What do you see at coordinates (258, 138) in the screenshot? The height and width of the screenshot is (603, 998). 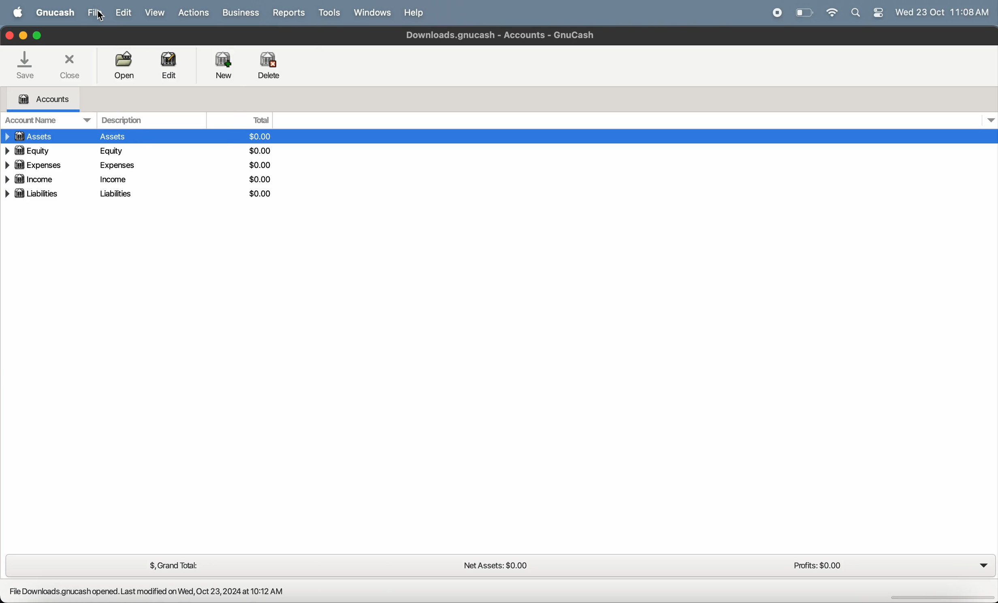 I see `dollars` at bounding box center [258, 138].